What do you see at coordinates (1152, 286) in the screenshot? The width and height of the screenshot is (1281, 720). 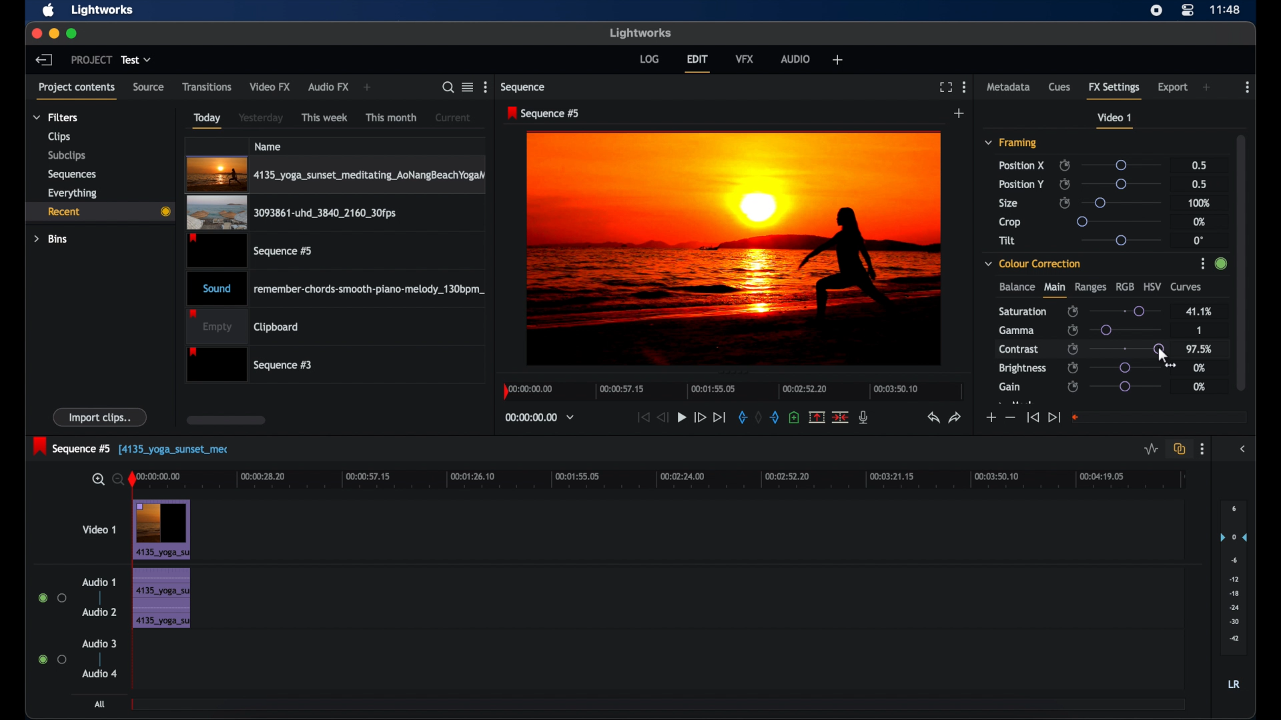 I see `hsv` at bounding box center [1152, 286].